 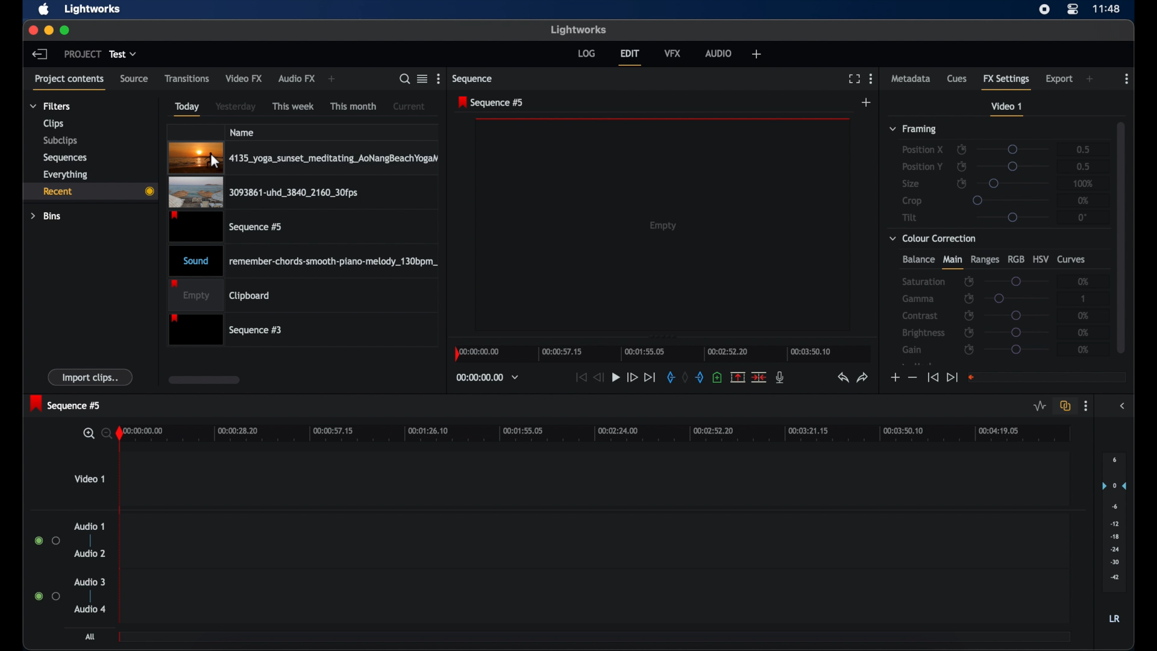 What do you see at coordinates (914, 130) in the screenshot?
I see `framing` at bounding box center [914, 130].